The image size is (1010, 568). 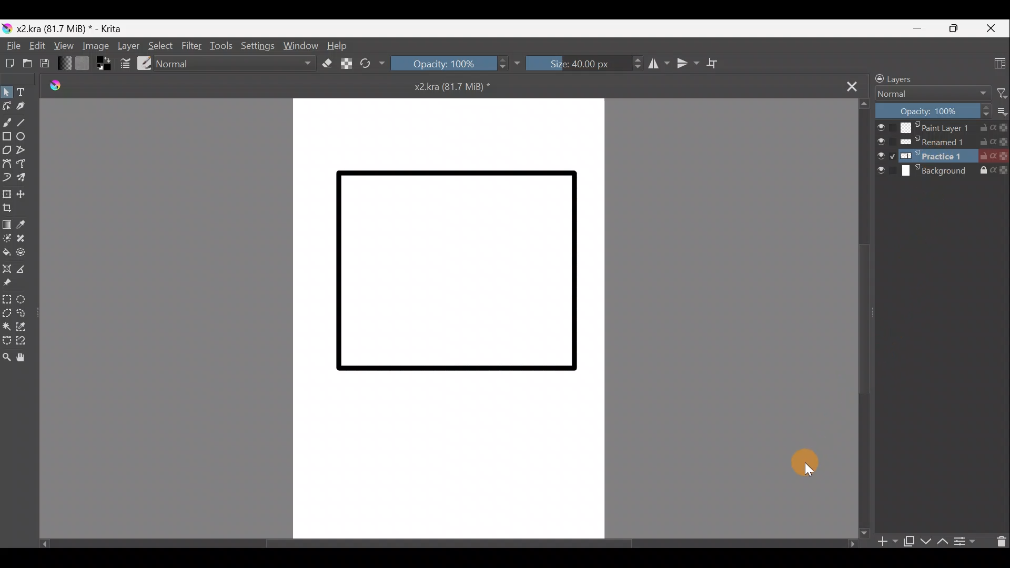 What do you see at coordinates (102, 64) in the screenshot?
I see `Set foreground & background colors` at bounding box center [102, 64].